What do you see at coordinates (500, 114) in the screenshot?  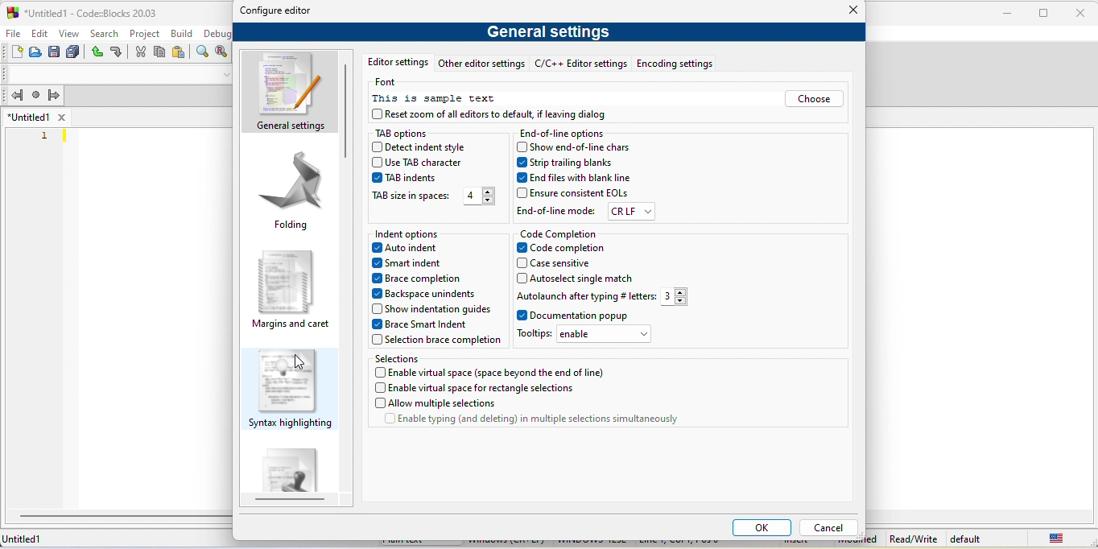 I see `reset of all editors to default if leaving dialog` at bounding box center [500, 114].